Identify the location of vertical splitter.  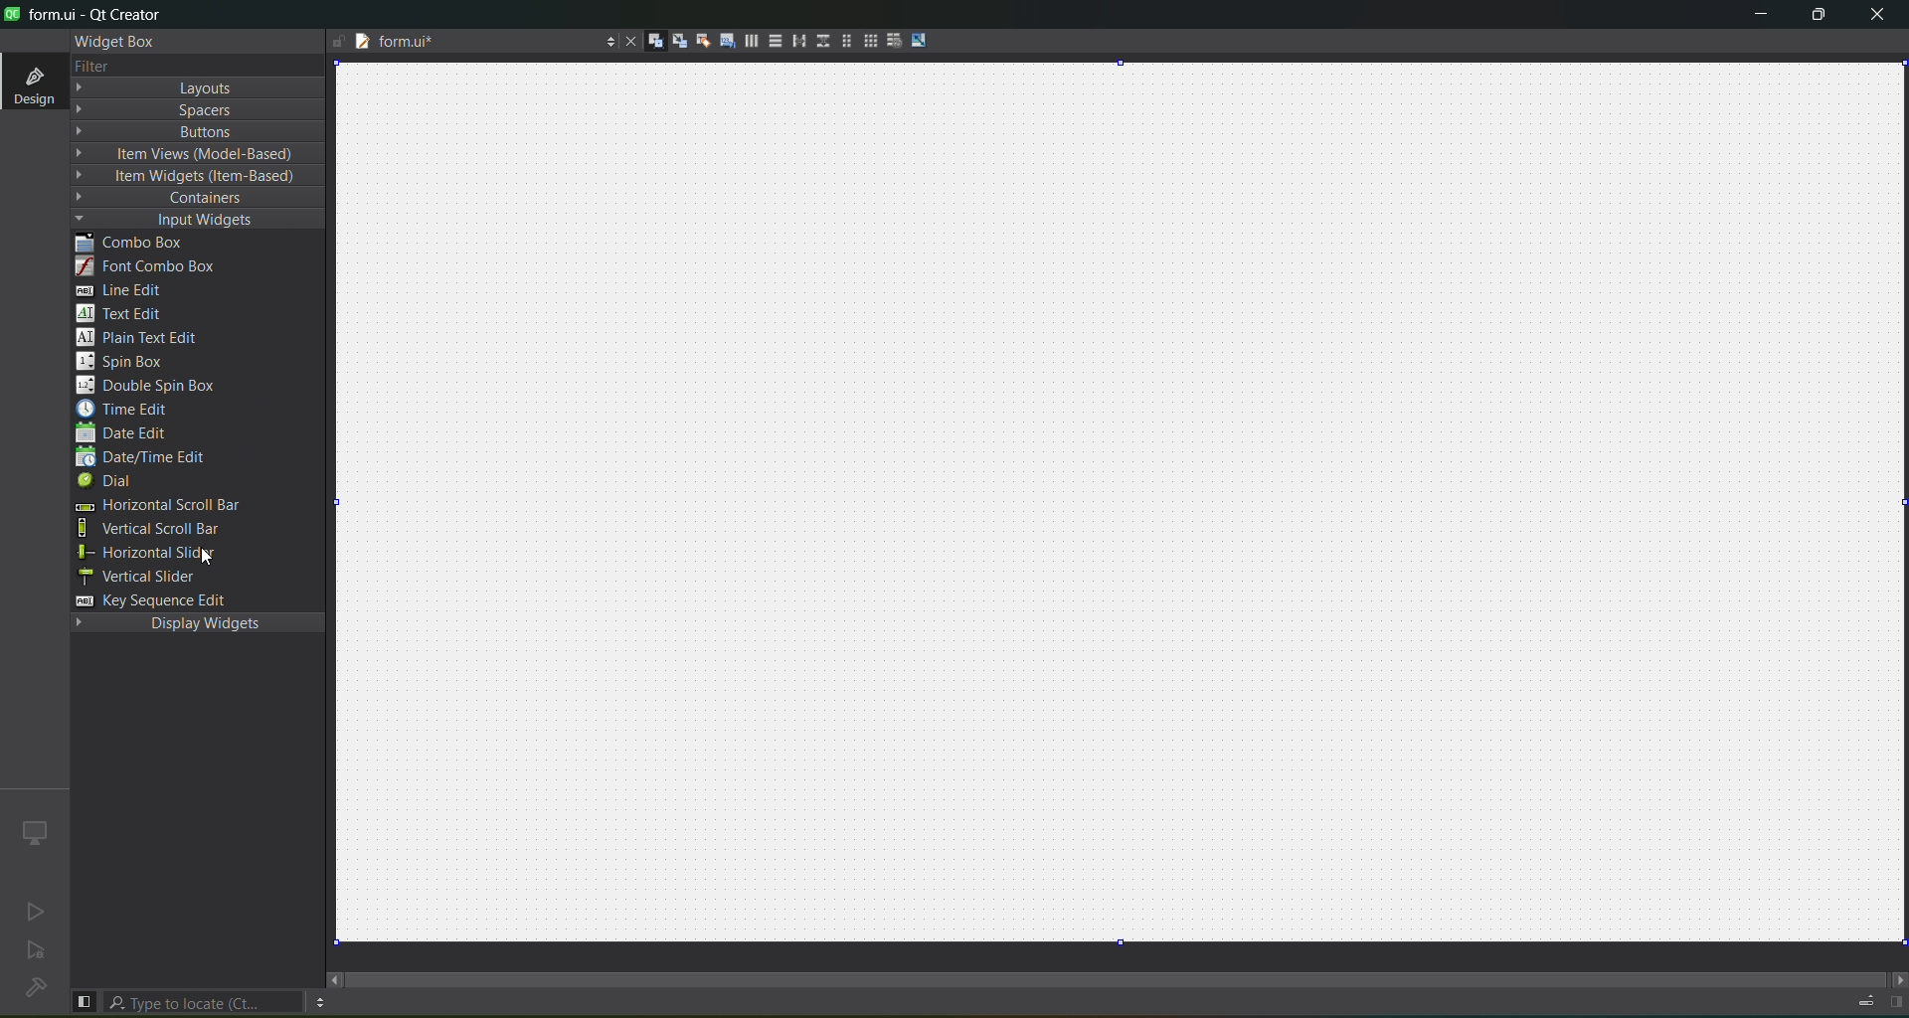
(821, 41).